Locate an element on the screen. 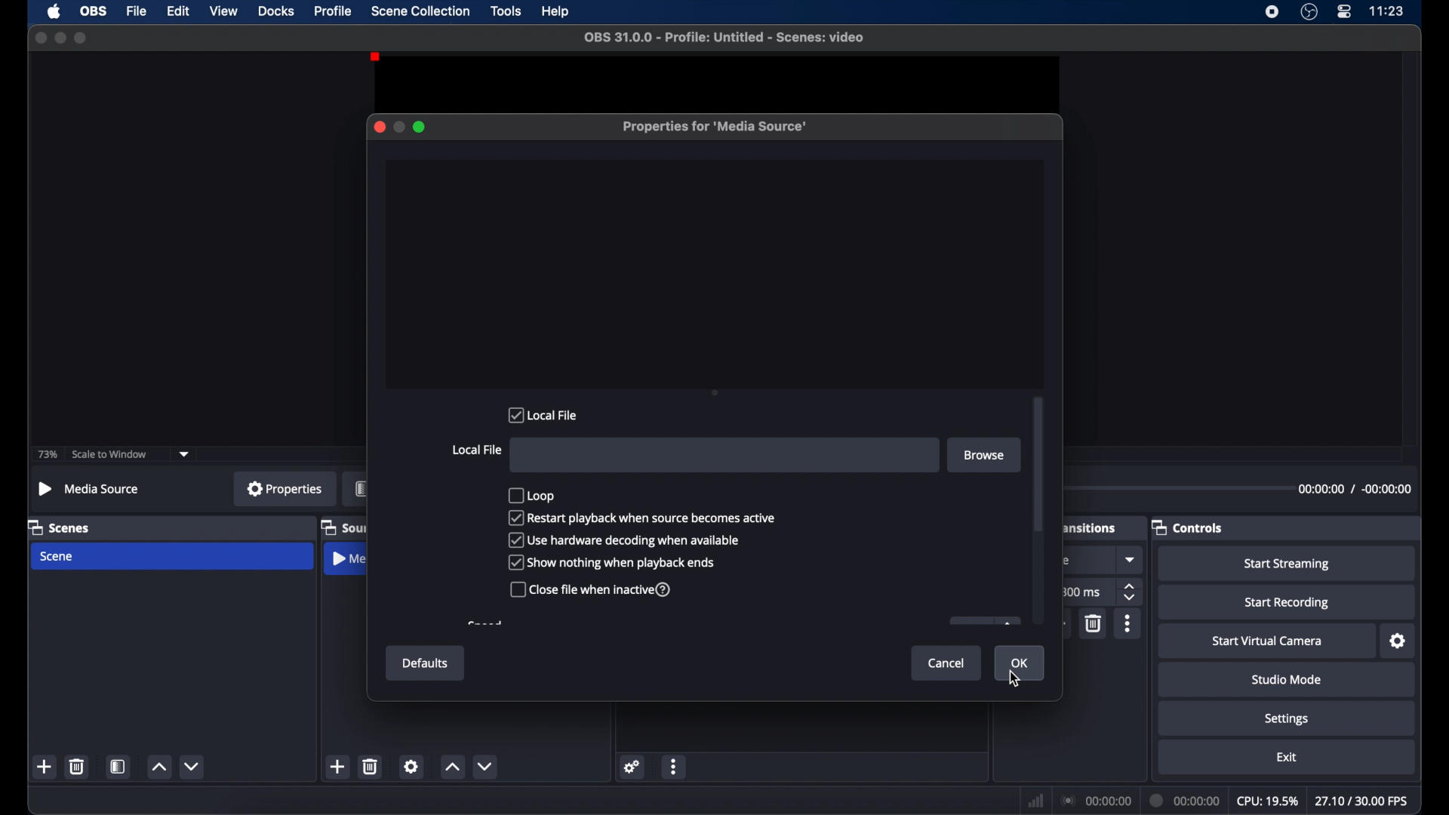  docks is located at coordinates (275, 11).